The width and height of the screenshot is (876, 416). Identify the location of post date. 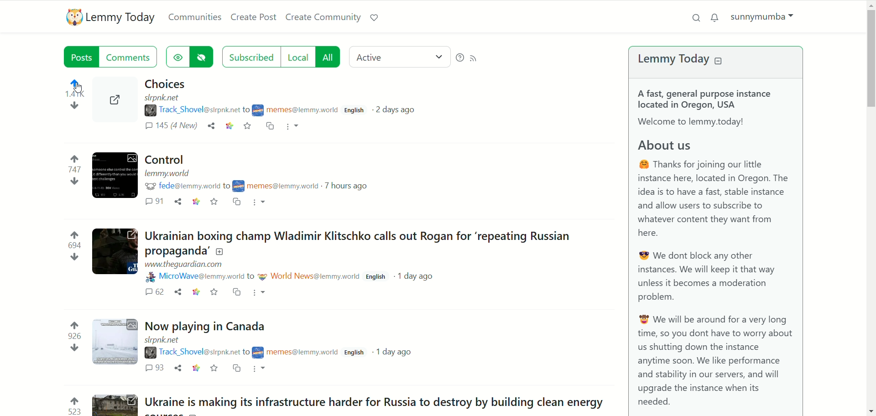
(396, 110).